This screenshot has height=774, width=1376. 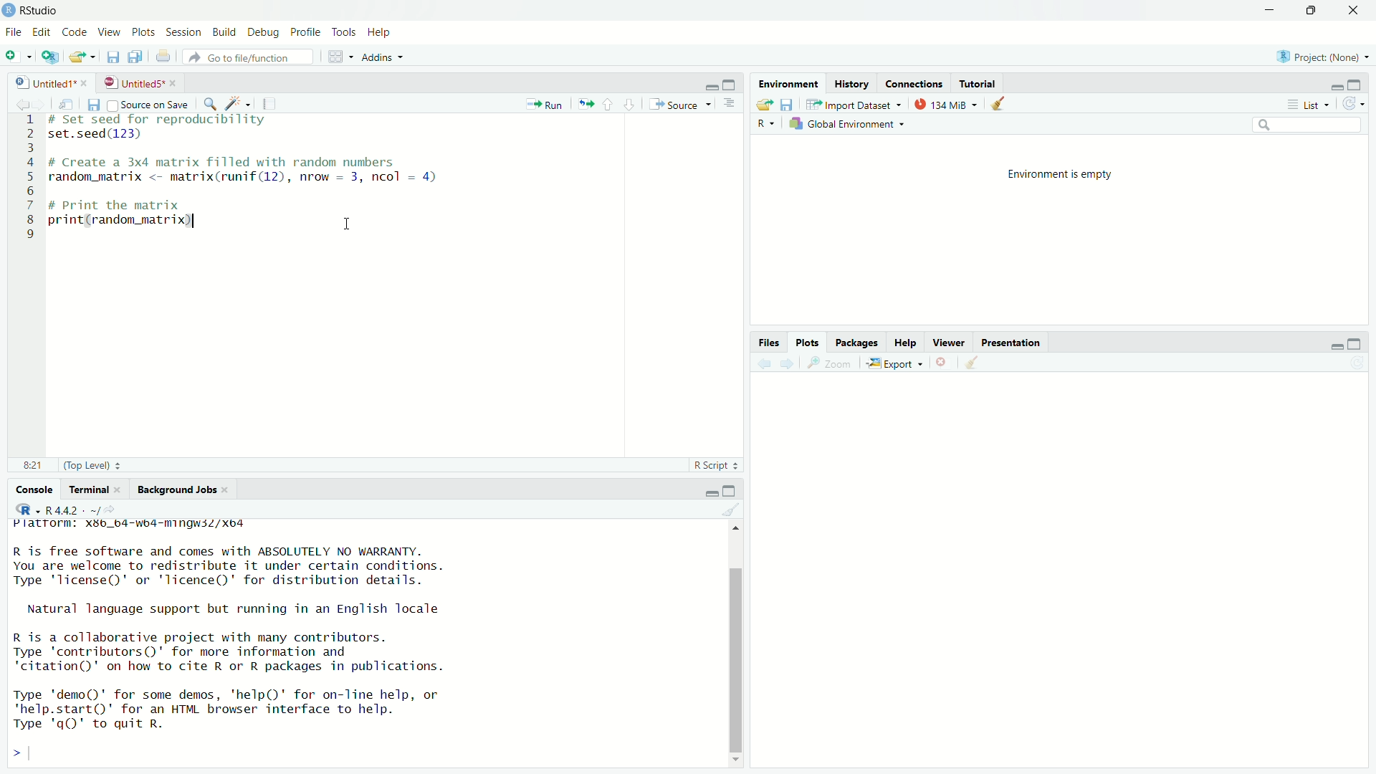 What do you see at coordinates (110, 57) in the screenshot?
I see `files` at bounding box center [110, 57].